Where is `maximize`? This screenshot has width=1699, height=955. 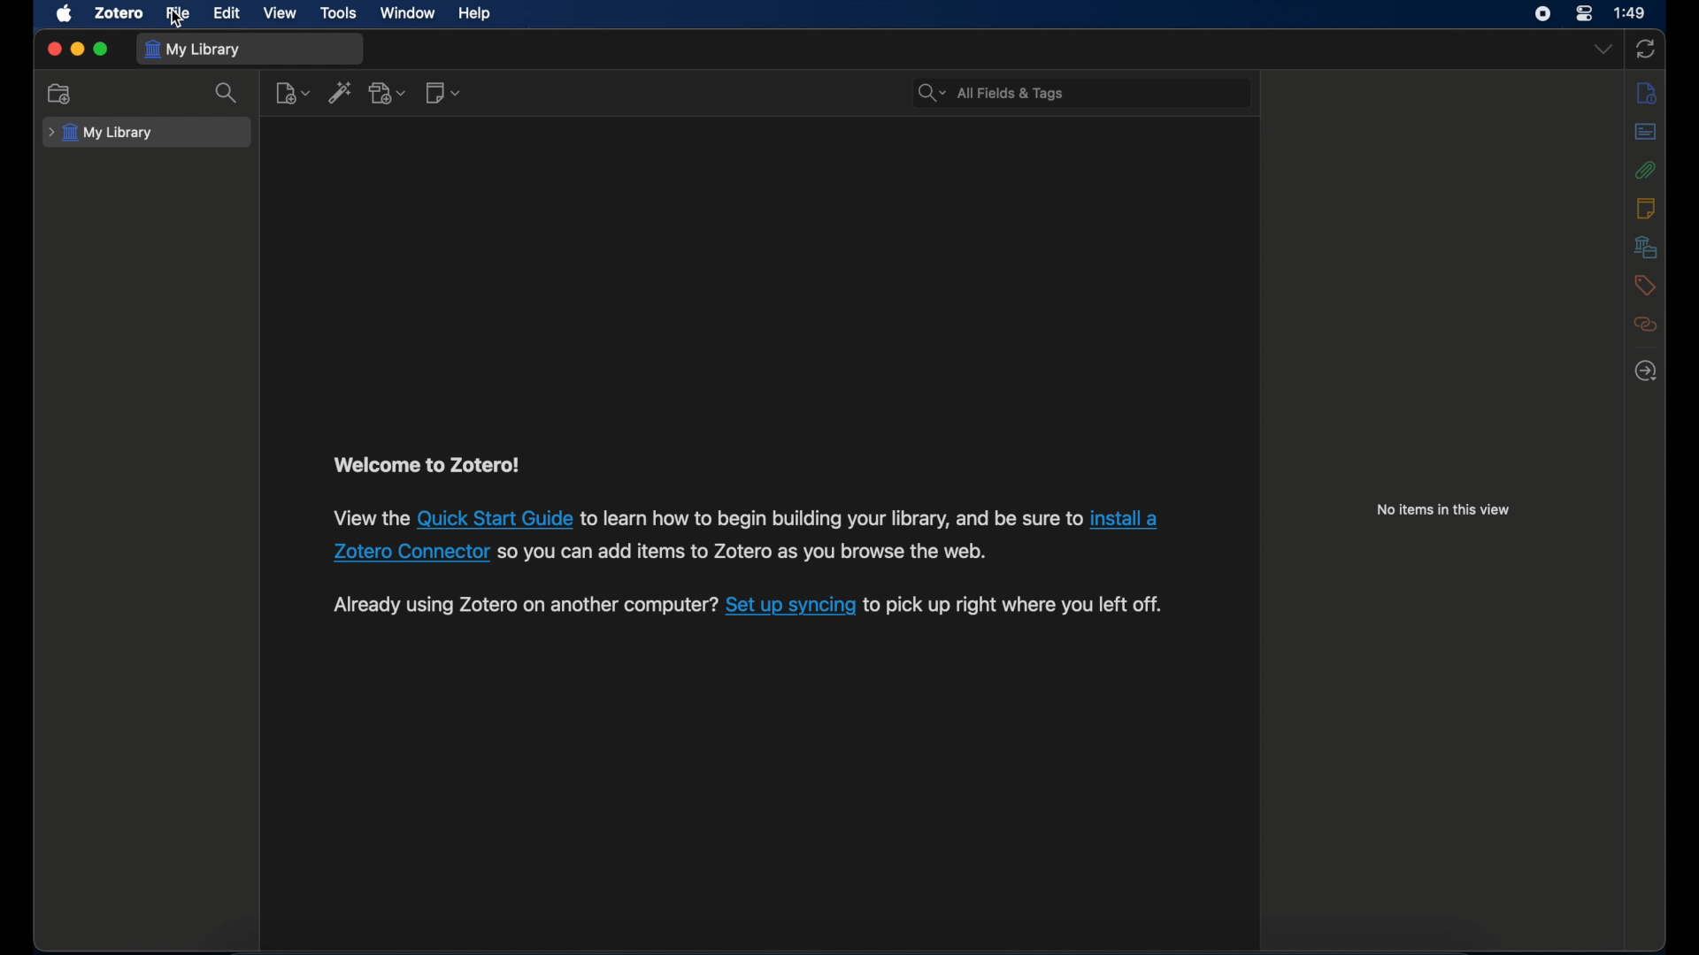 maximize is located at coordinates (101, 49).